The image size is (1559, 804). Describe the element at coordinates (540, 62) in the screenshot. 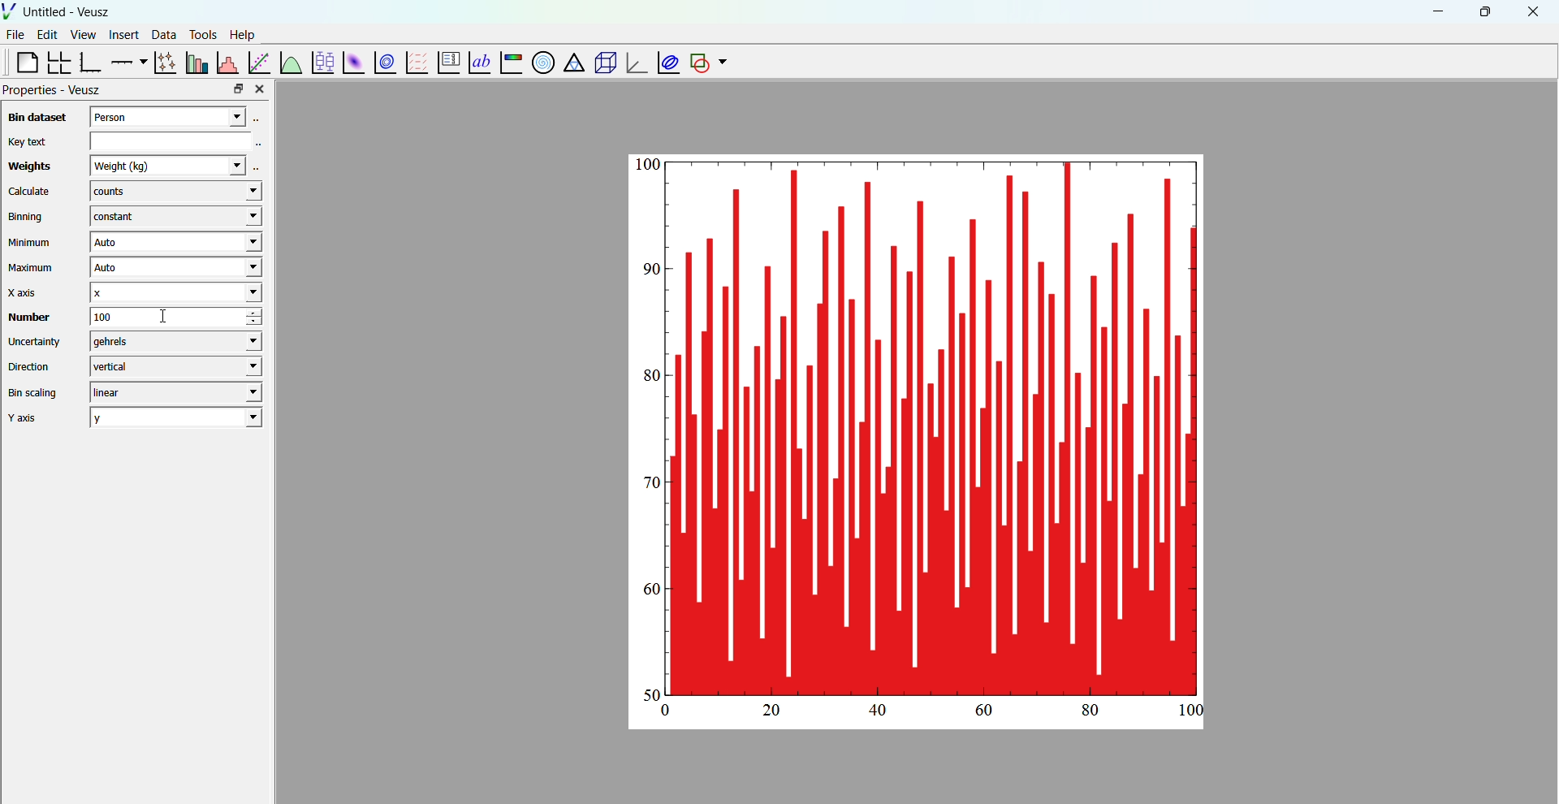

I see `polar graph` at that location.